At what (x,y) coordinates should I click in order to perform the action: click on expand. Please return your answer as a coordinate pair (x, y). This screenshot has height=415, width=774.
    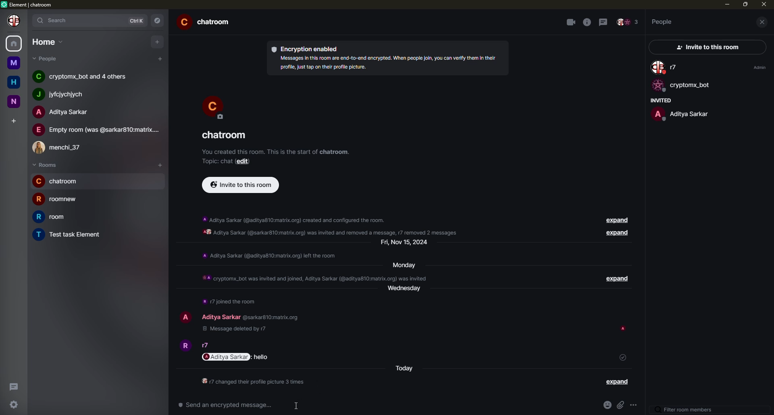
    Looking at the image, I should click on (614, 234).